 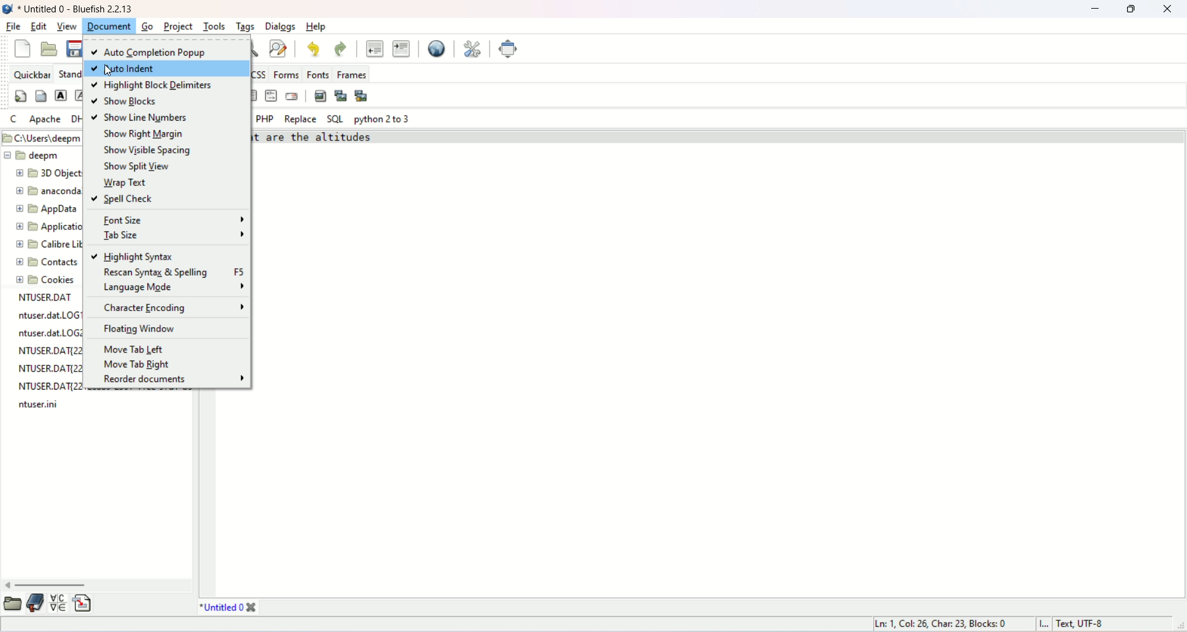 I want to click on highlight syntax, so click(x=134, y=257).